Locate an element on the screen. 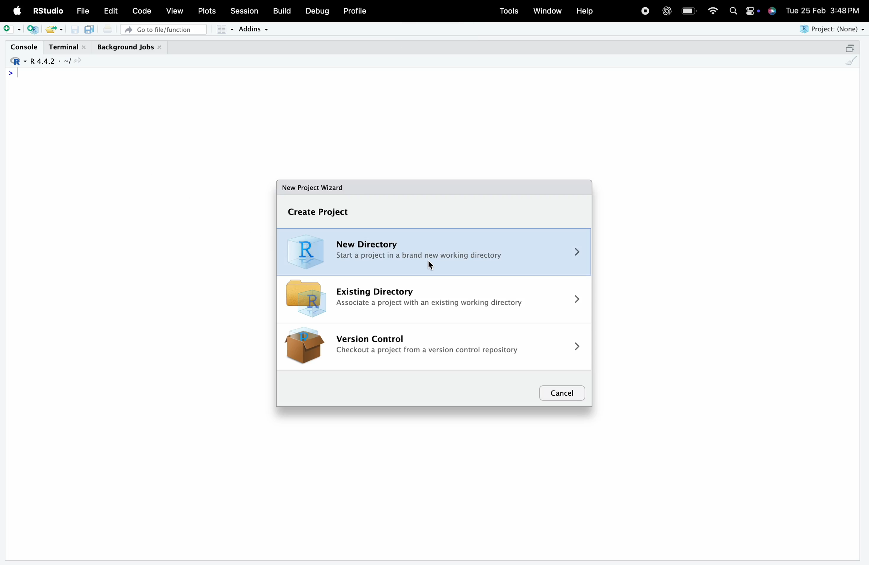 The image size is (869, 565). Plots is located at coordinates (206, 11).